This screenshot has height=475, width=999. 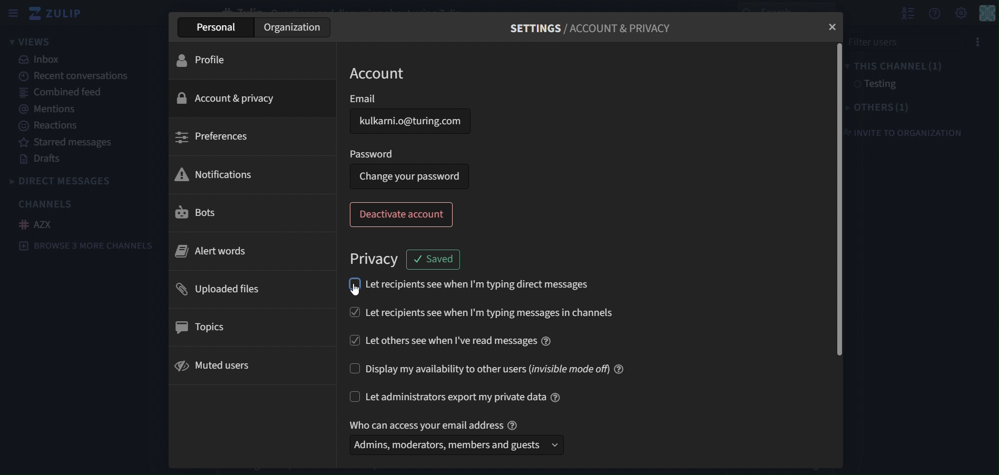 What do you see at coordinates (216, 252) in the screenshot?
I see `alert words` at bounding box center [216, 252].